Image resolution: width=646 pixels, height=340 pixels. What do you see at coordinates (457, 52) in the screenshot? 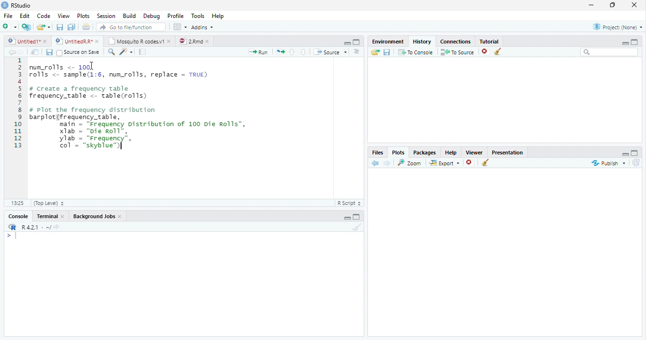
I see `To Source` at bounding box center [457, 52].